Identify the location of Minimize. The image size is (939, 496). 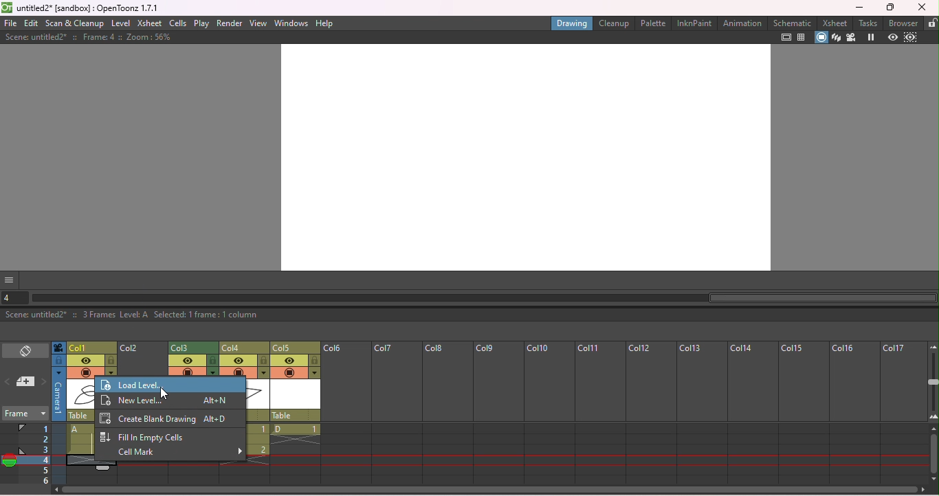
(859, 7).